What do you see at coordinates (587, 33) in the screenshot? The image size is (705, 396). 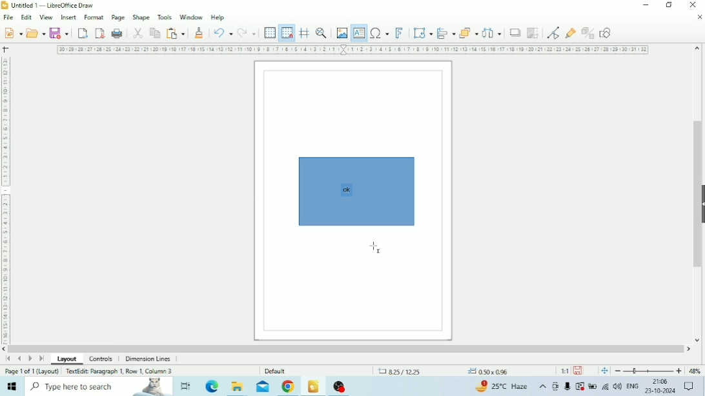 I see `Toggle Extrusion` at bounding box center [587, 33].